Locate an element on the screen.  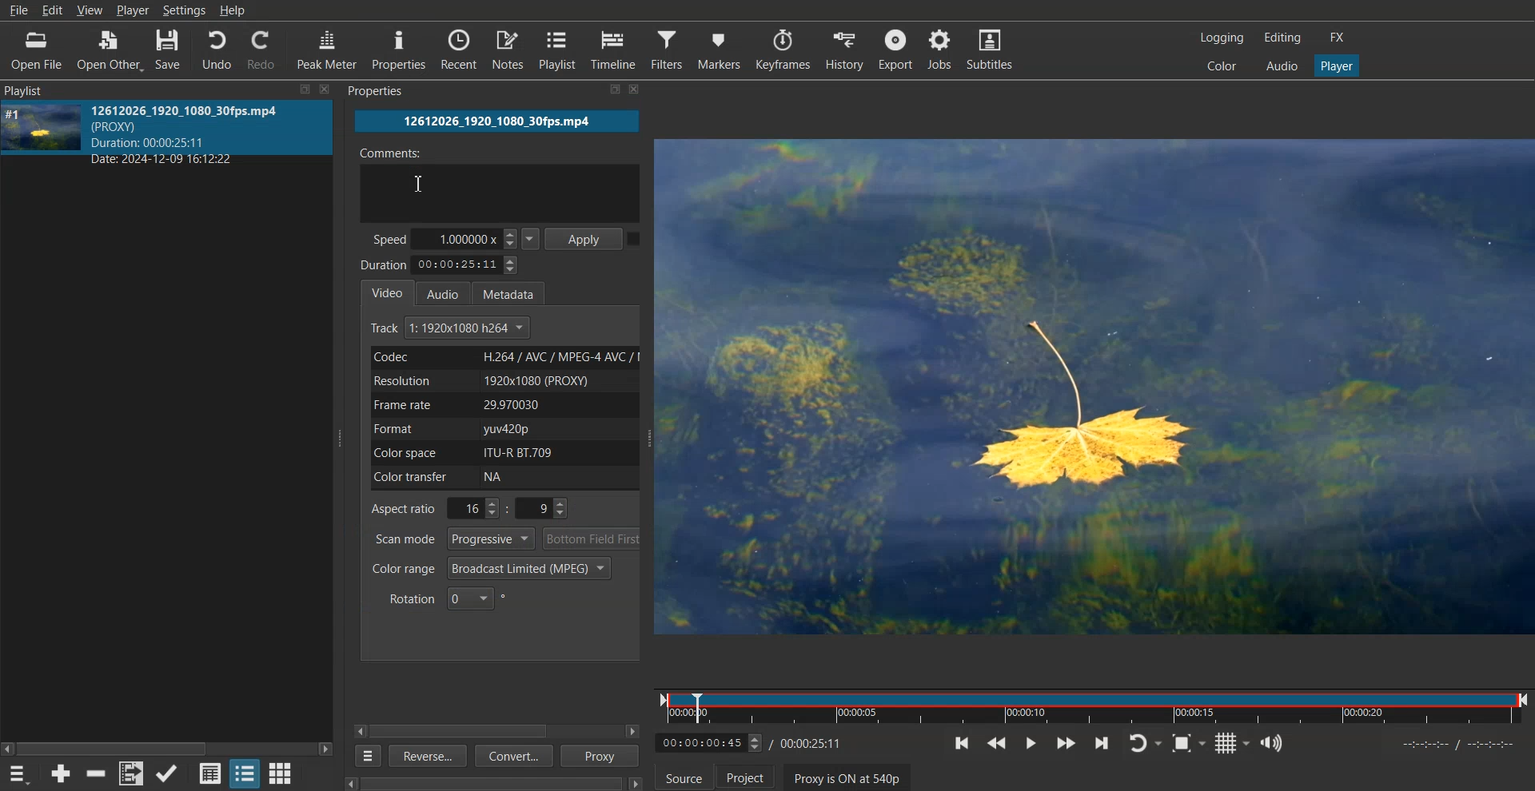
Properties Panel is located at coordinates (377, 93).